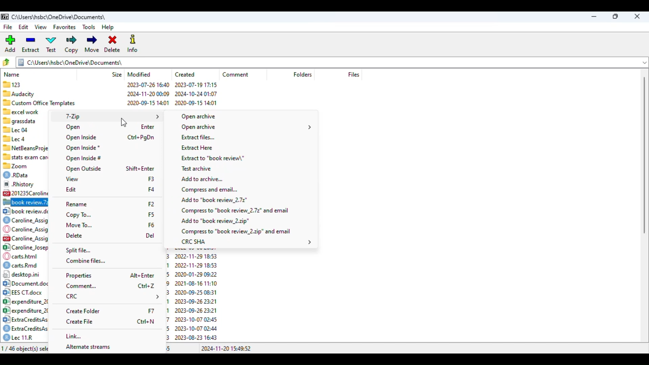  I want to click on ) cartsRmd 298 2022-12-06 19:01 2022-11-29 18:53, so click(26, 265).